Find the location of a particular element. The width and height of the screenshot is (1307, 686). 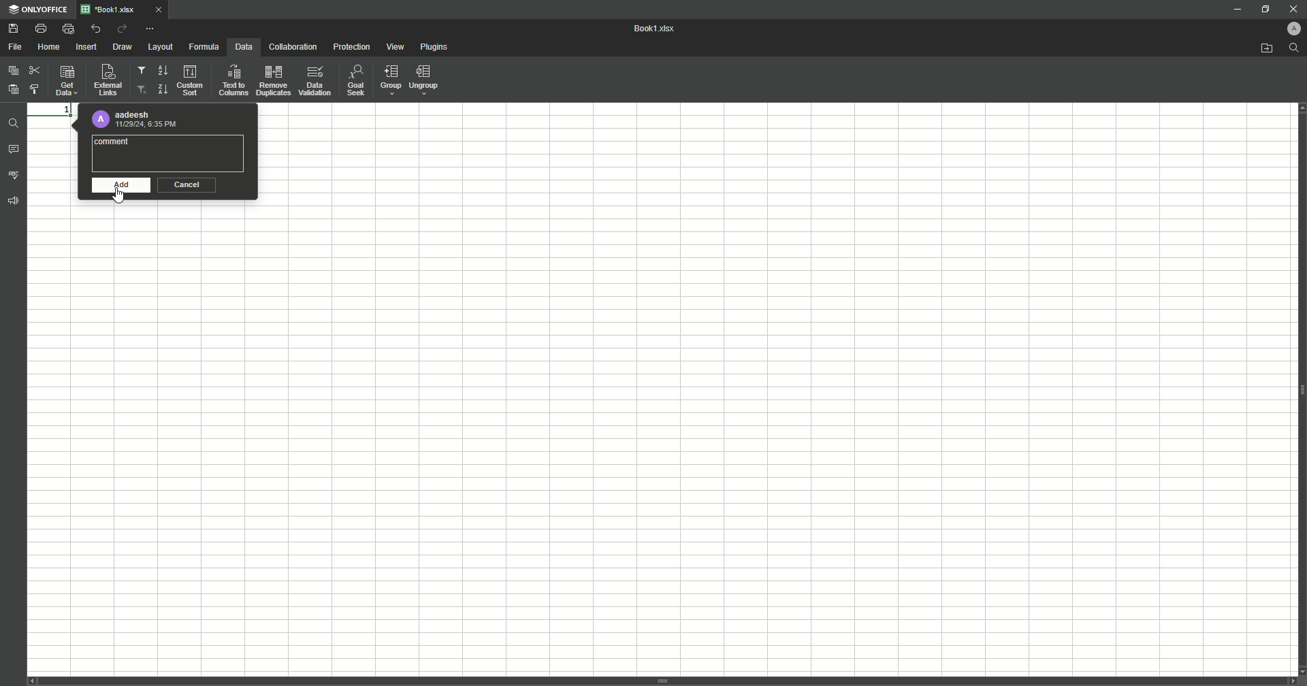

Add is located at coordinates (118, 186).